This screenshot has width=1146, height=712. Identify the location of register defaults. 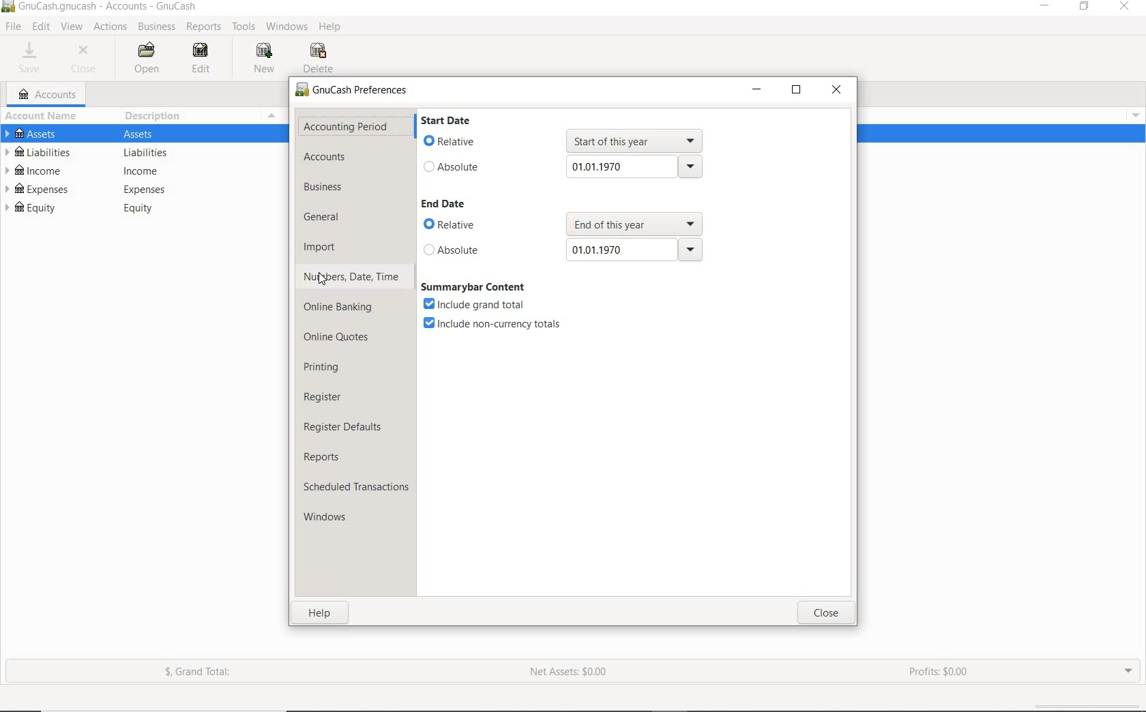
(347, 428).